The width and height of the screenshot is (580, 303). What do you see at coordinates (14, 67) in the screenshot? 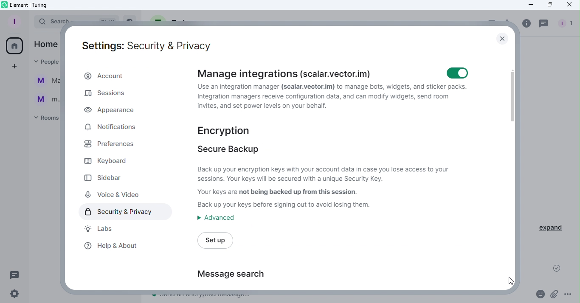
I see `Create a space` at bounding box center [14, 67].